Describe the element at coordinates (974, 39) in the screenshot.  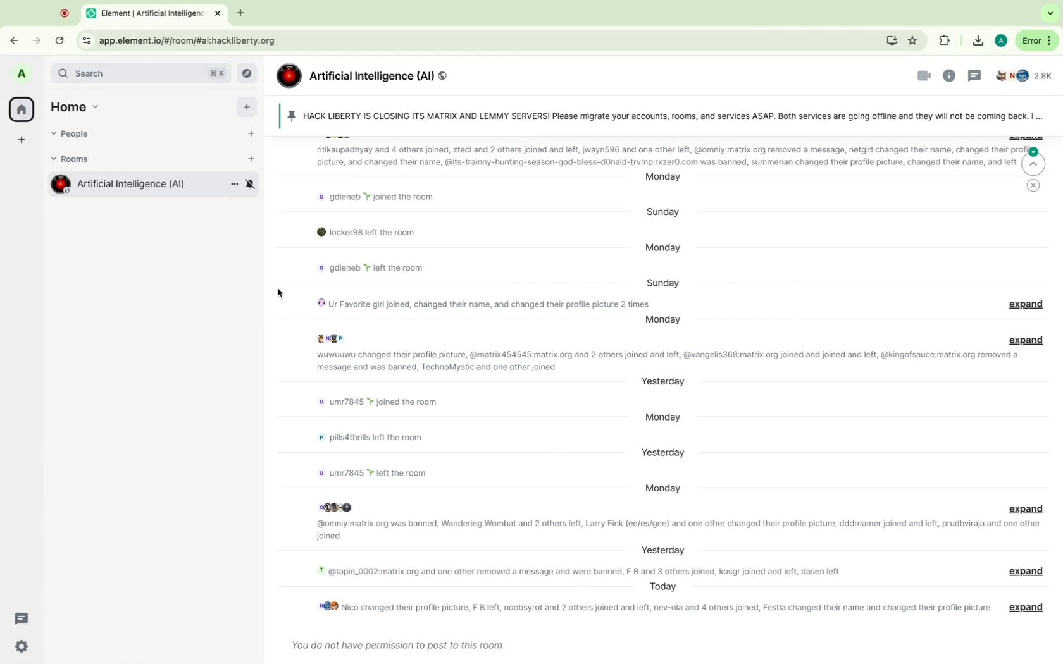
I see `downloads` at that location.